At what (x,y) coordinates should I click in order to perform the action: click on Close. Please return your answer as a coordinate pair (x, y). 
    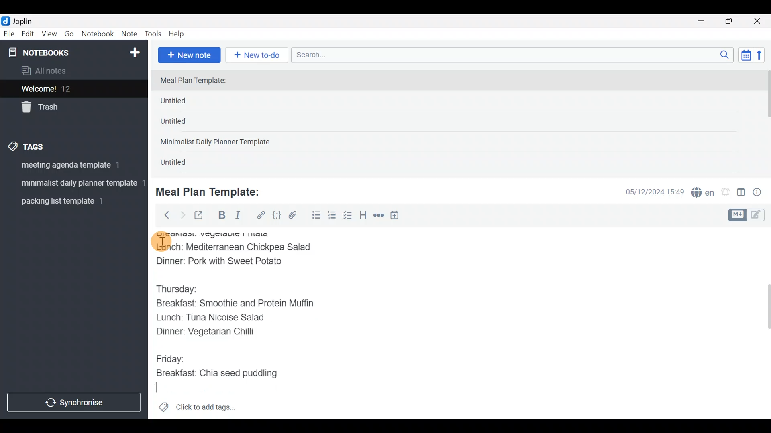
    Looking at the image, I should click on (759, 22).